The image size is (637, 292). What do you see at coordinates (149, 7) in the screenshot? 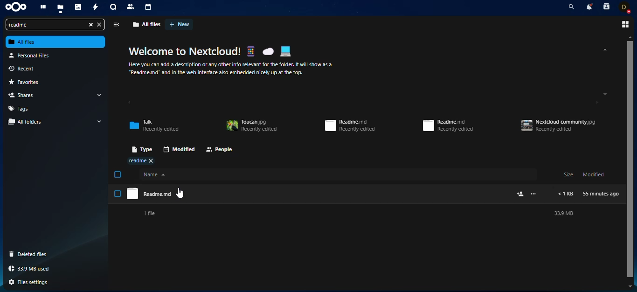
I see `calendar` at bounding box center [149, 7].